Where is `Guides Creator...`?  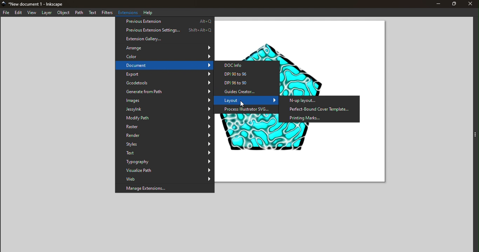
Guides Creator... is located at coordinates (248, 92).